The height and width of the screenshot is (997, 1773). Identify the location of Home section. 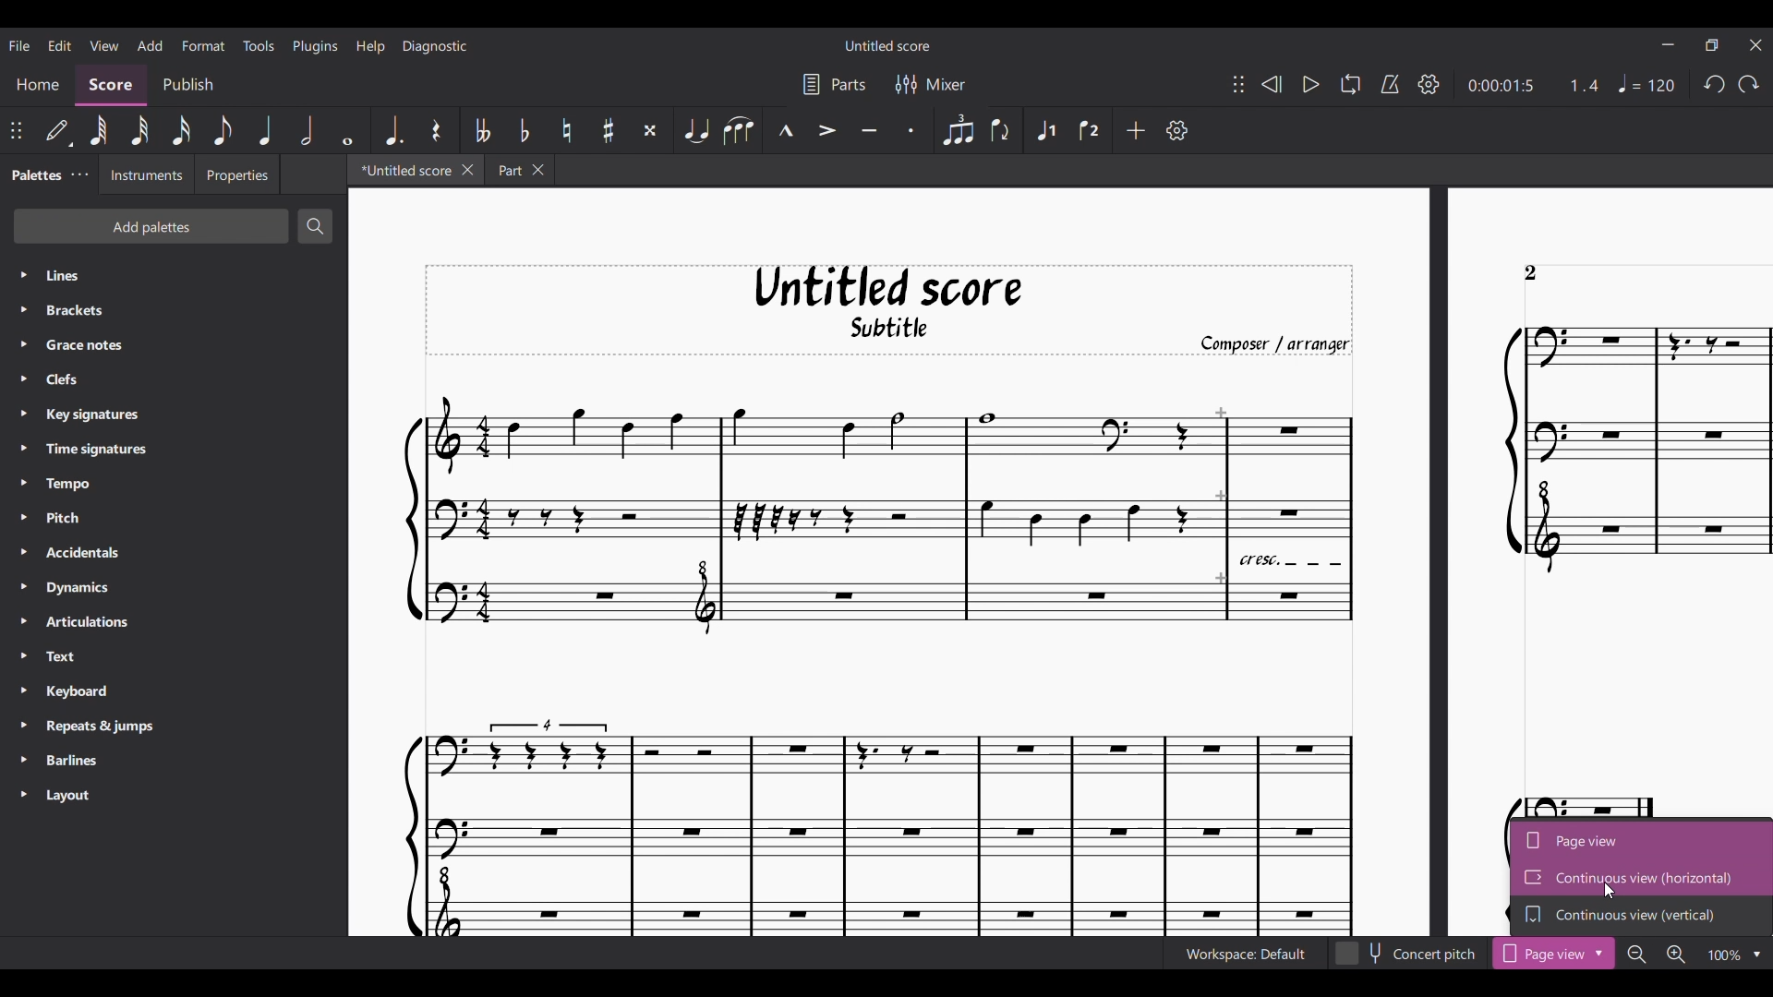
(38, 86).